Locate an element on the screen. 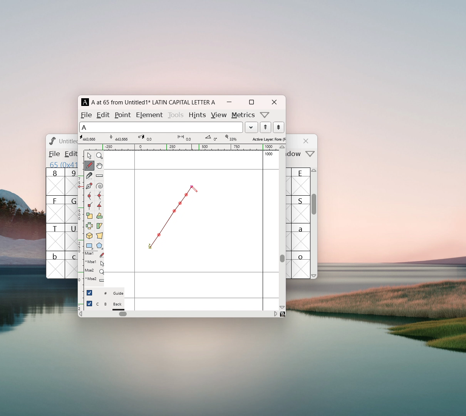 Image resolution: width=466 pixels, height=416 pixels. logo is located at coordinates (52, 141).